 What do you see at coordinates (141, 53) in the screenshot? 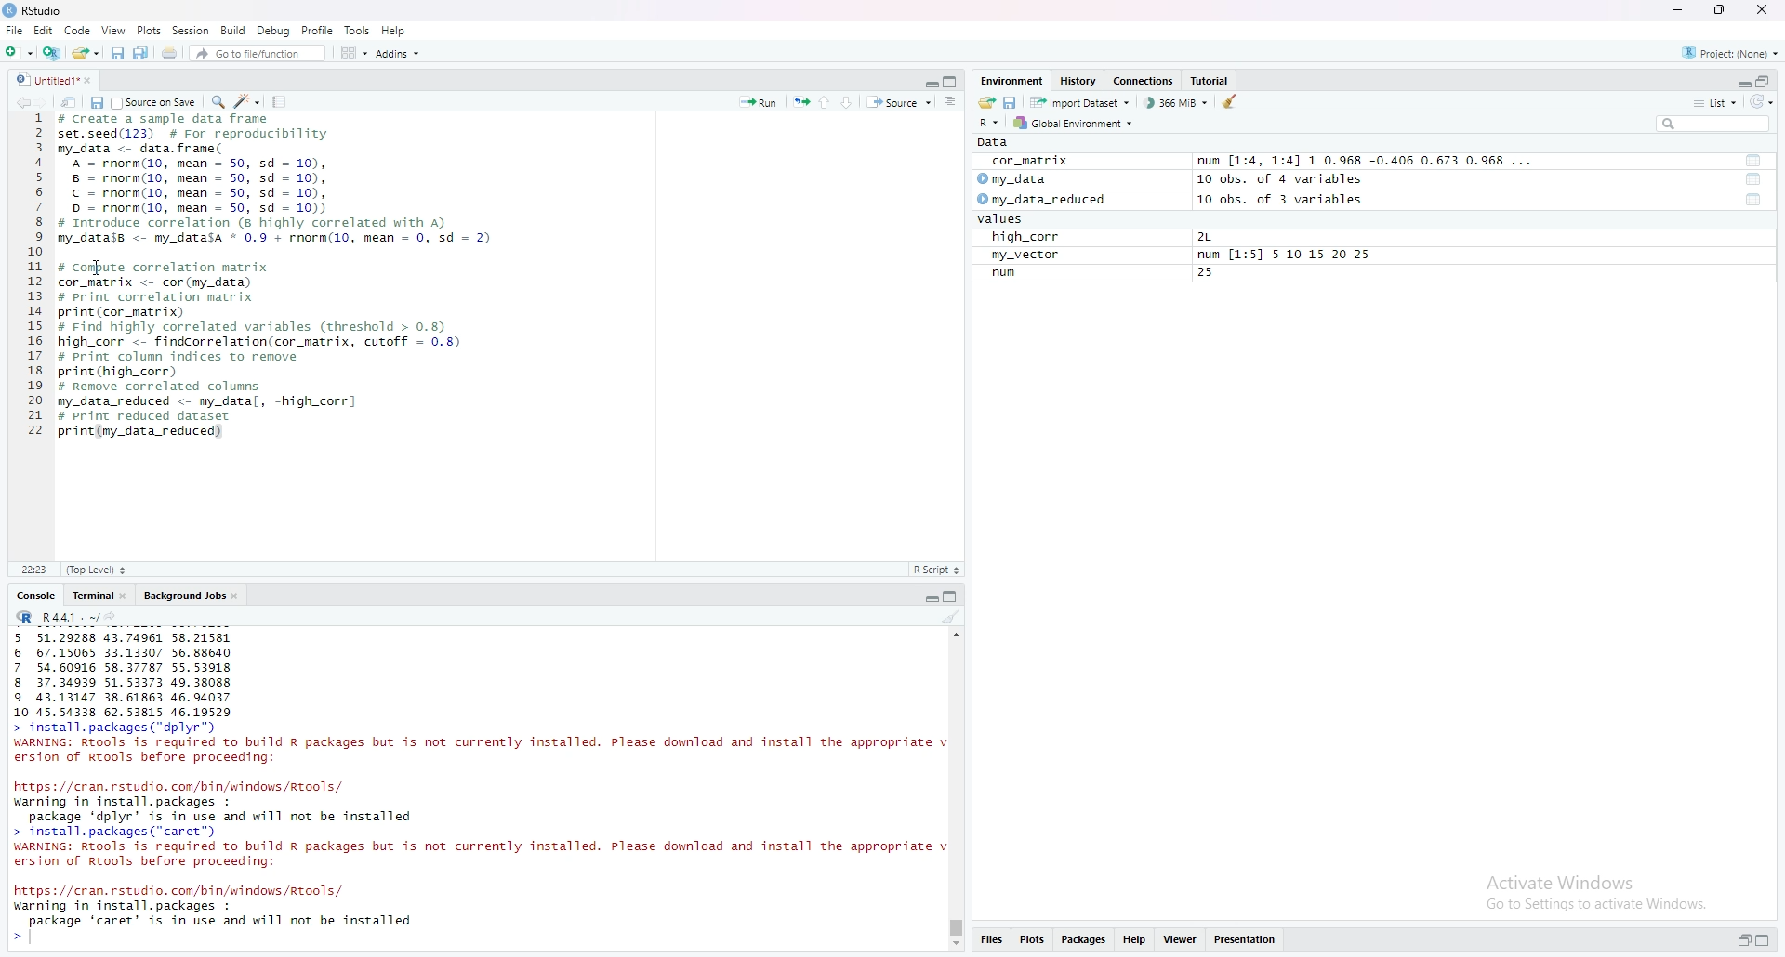
I see `Copy ` at bounding box center [141, 53].